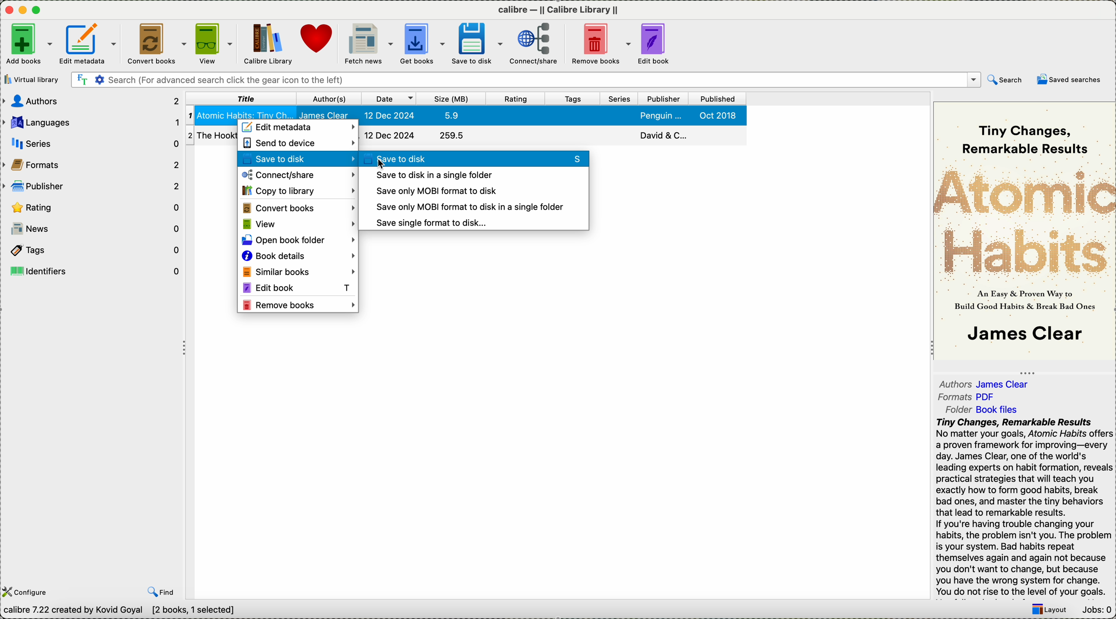 Image resolution: width=1116 pixels, height=619 pixels. What do you see at coordinates (298, 257) in the screenshot?
I see `book details` at bounding box center [298, 257].